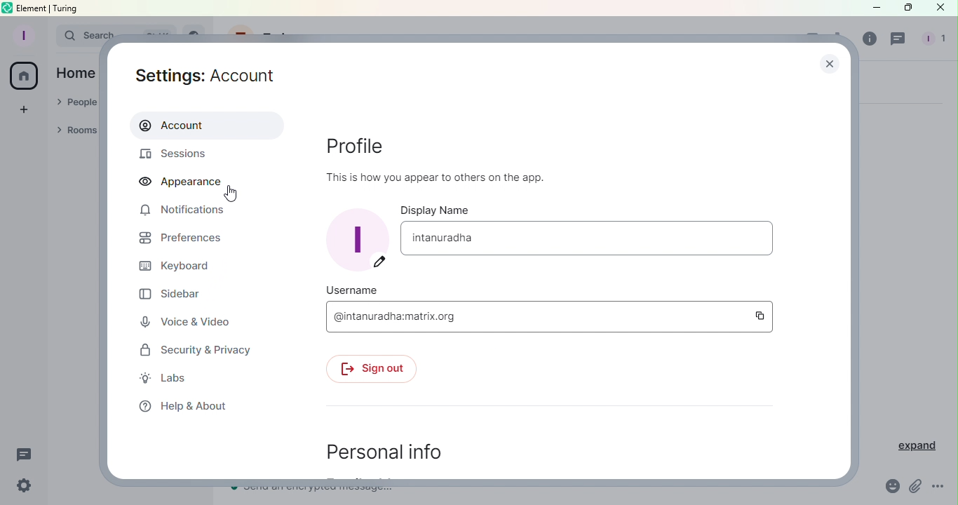  What do you see at coordinates (354, 239) in the screenshot?
I see `Display picture` at bounding box center [354, 239].